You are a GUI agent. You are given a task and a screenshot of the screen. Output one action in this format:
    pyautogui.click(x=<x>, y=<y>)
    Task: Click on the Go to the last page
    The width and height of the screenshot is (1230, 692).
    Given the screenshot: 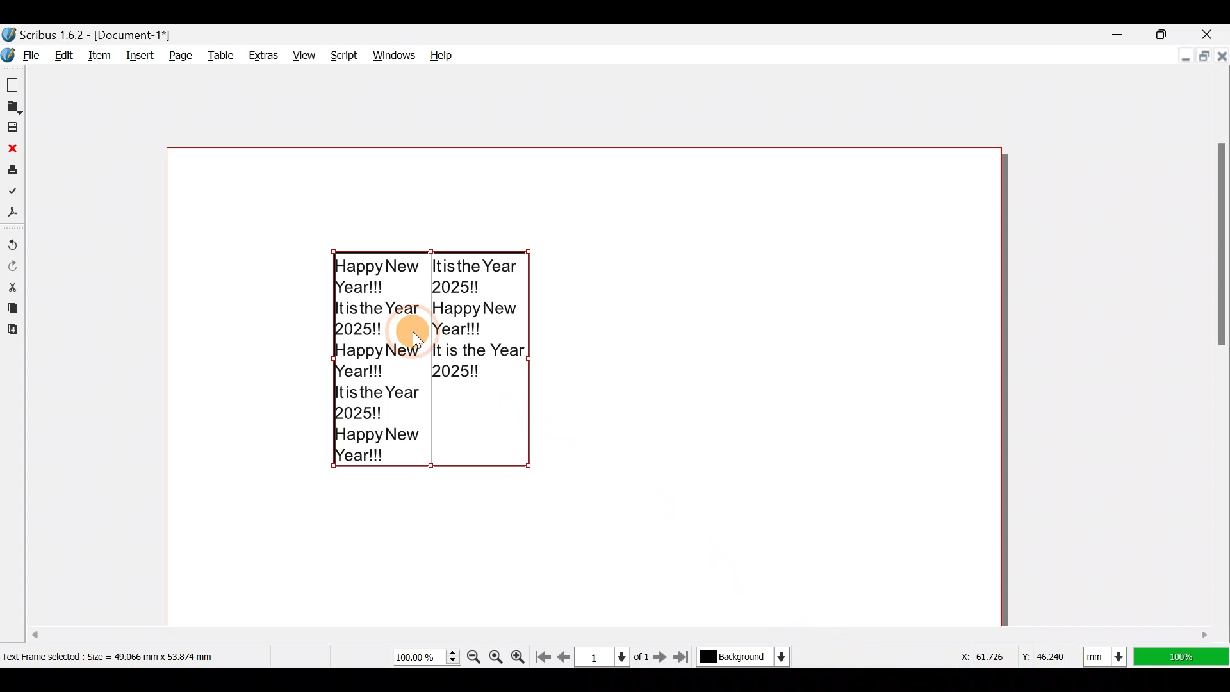 What is the action you would take?
    pyautogui.click(x=684, y=657)
    